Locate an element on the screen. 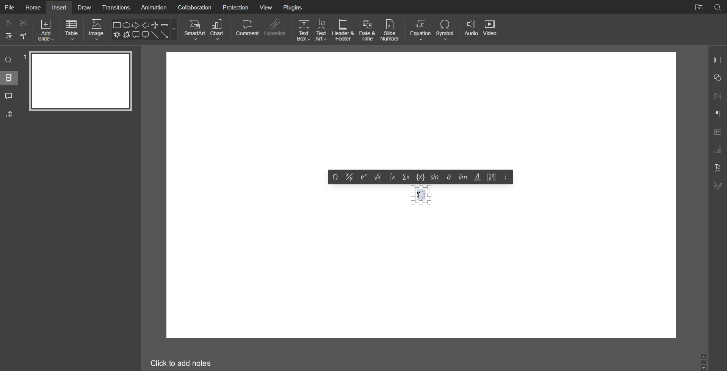 Image resolution: width=727 pixels, height=371 pixels. Open File Location is located at coordinates (698, 8).